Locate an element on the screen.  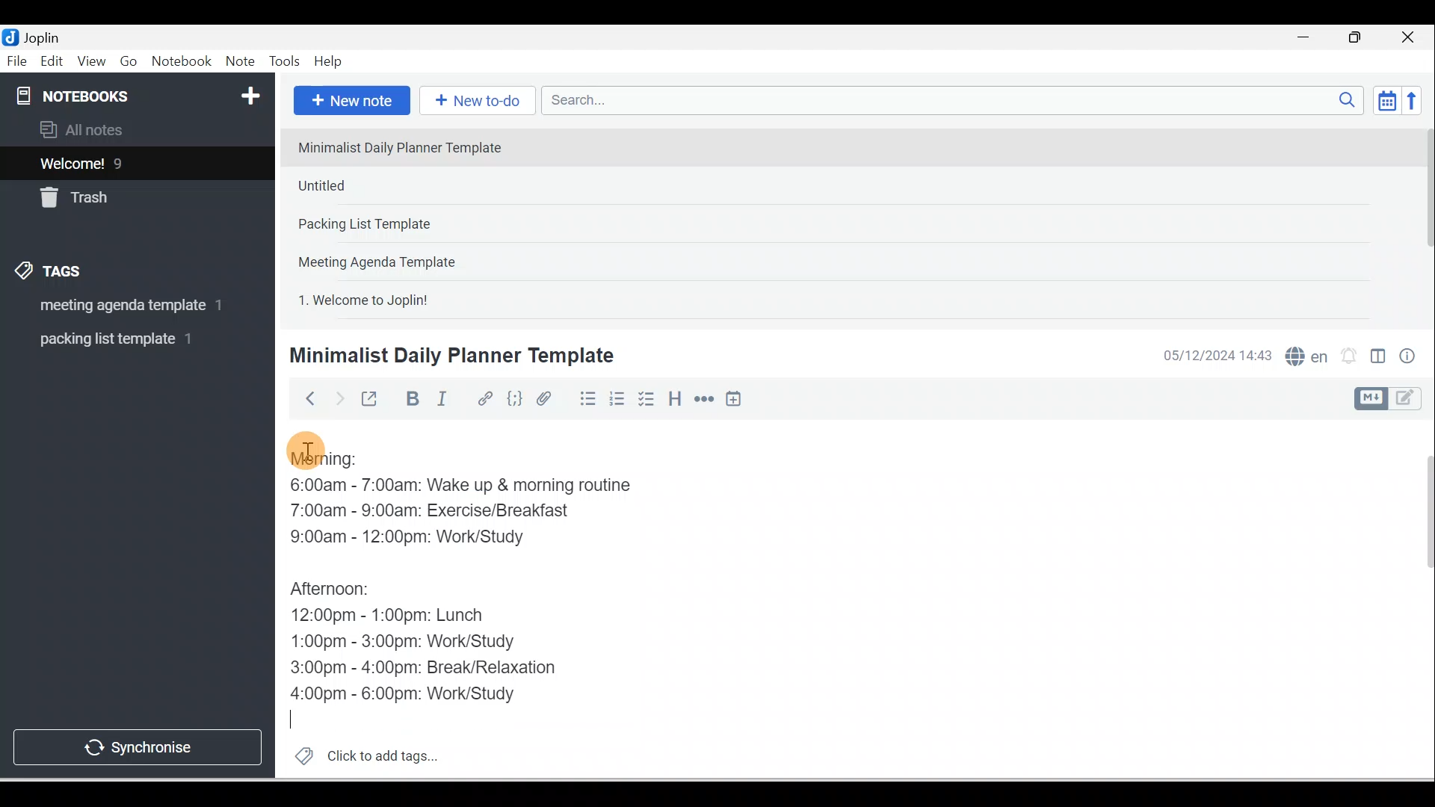
File is located at coordinates (18, 60).